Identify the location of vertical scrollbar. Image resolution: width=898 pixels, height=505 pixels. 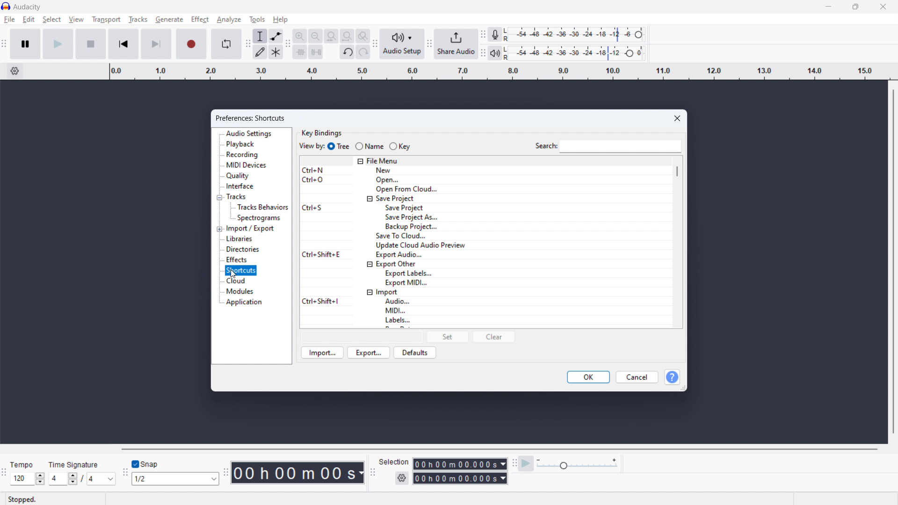
(894, 261).